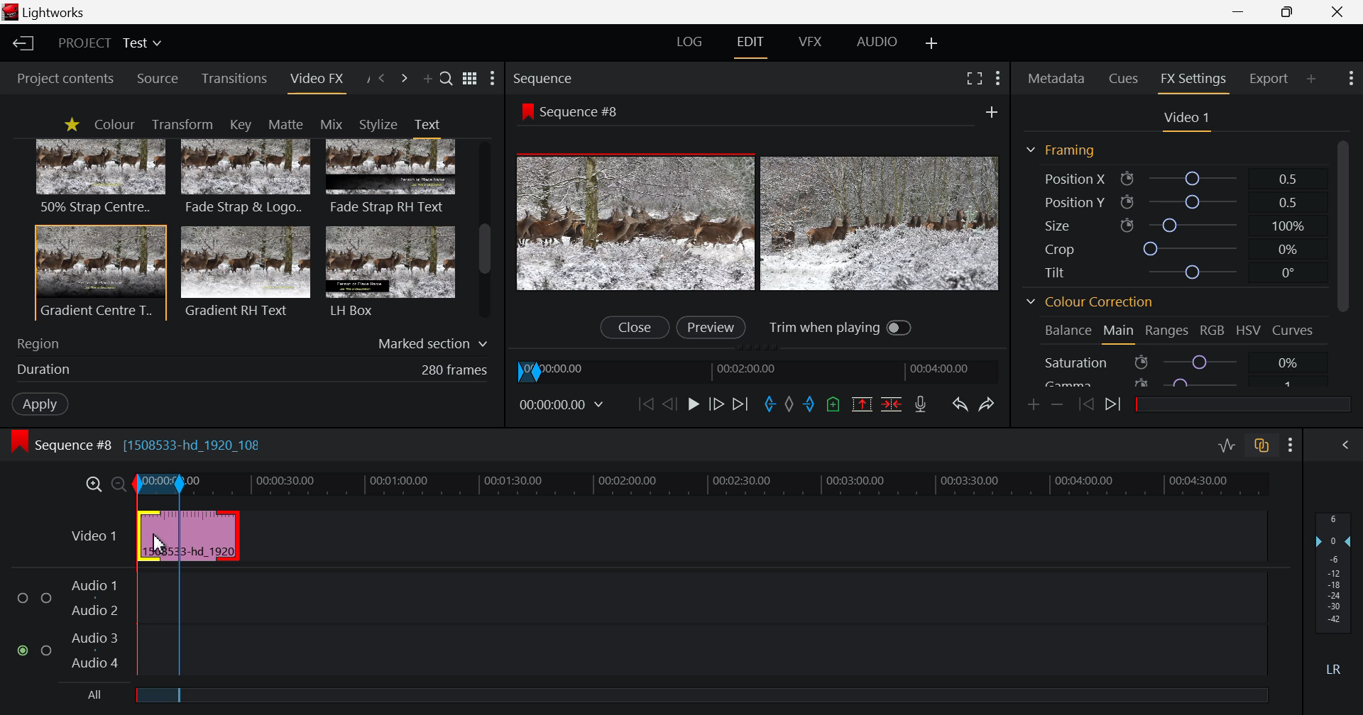  What do you see at coordinates (51, 13) in the screenshot?
I see `Lightworks` at bounding box center [51, 13].